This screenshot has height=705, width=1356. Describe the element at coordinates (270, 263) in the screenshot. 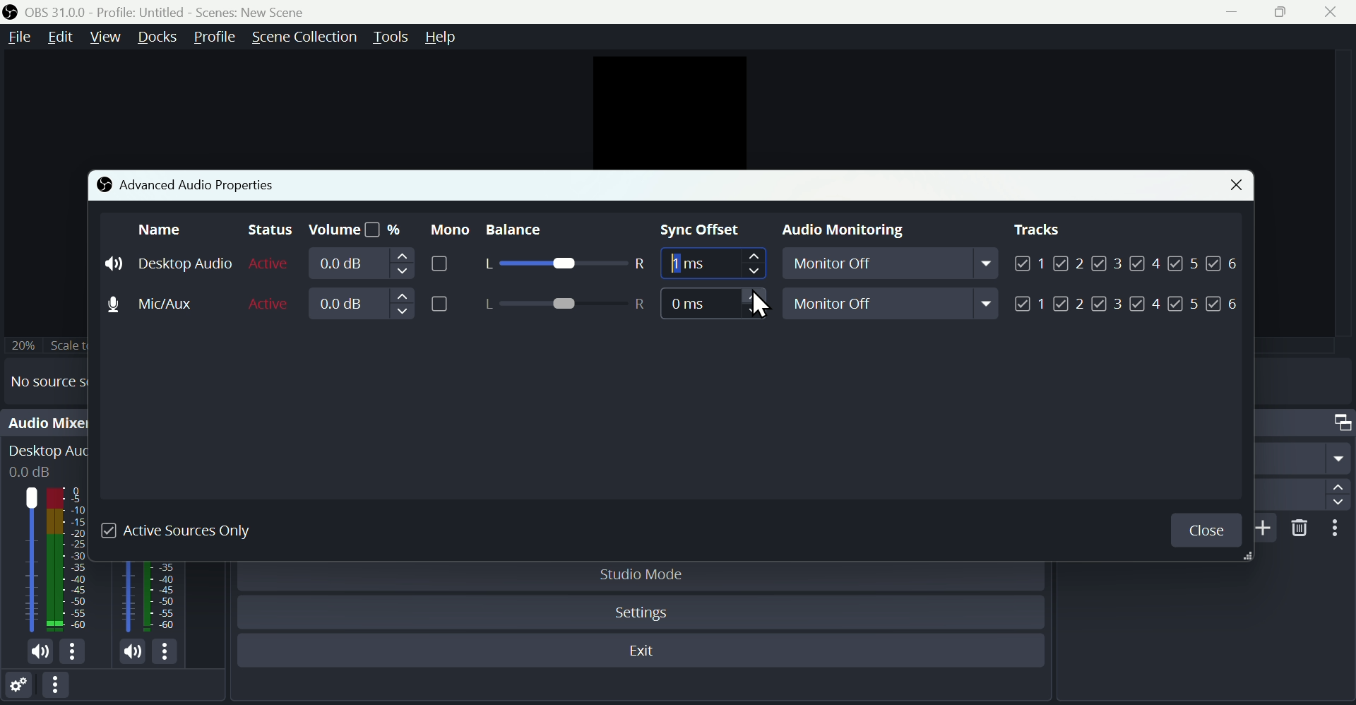

I see `Active` at that location.